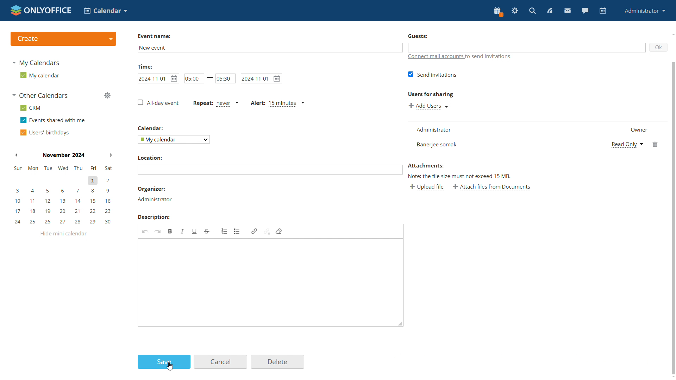  I want to click on List of users added, so click(506, 136).